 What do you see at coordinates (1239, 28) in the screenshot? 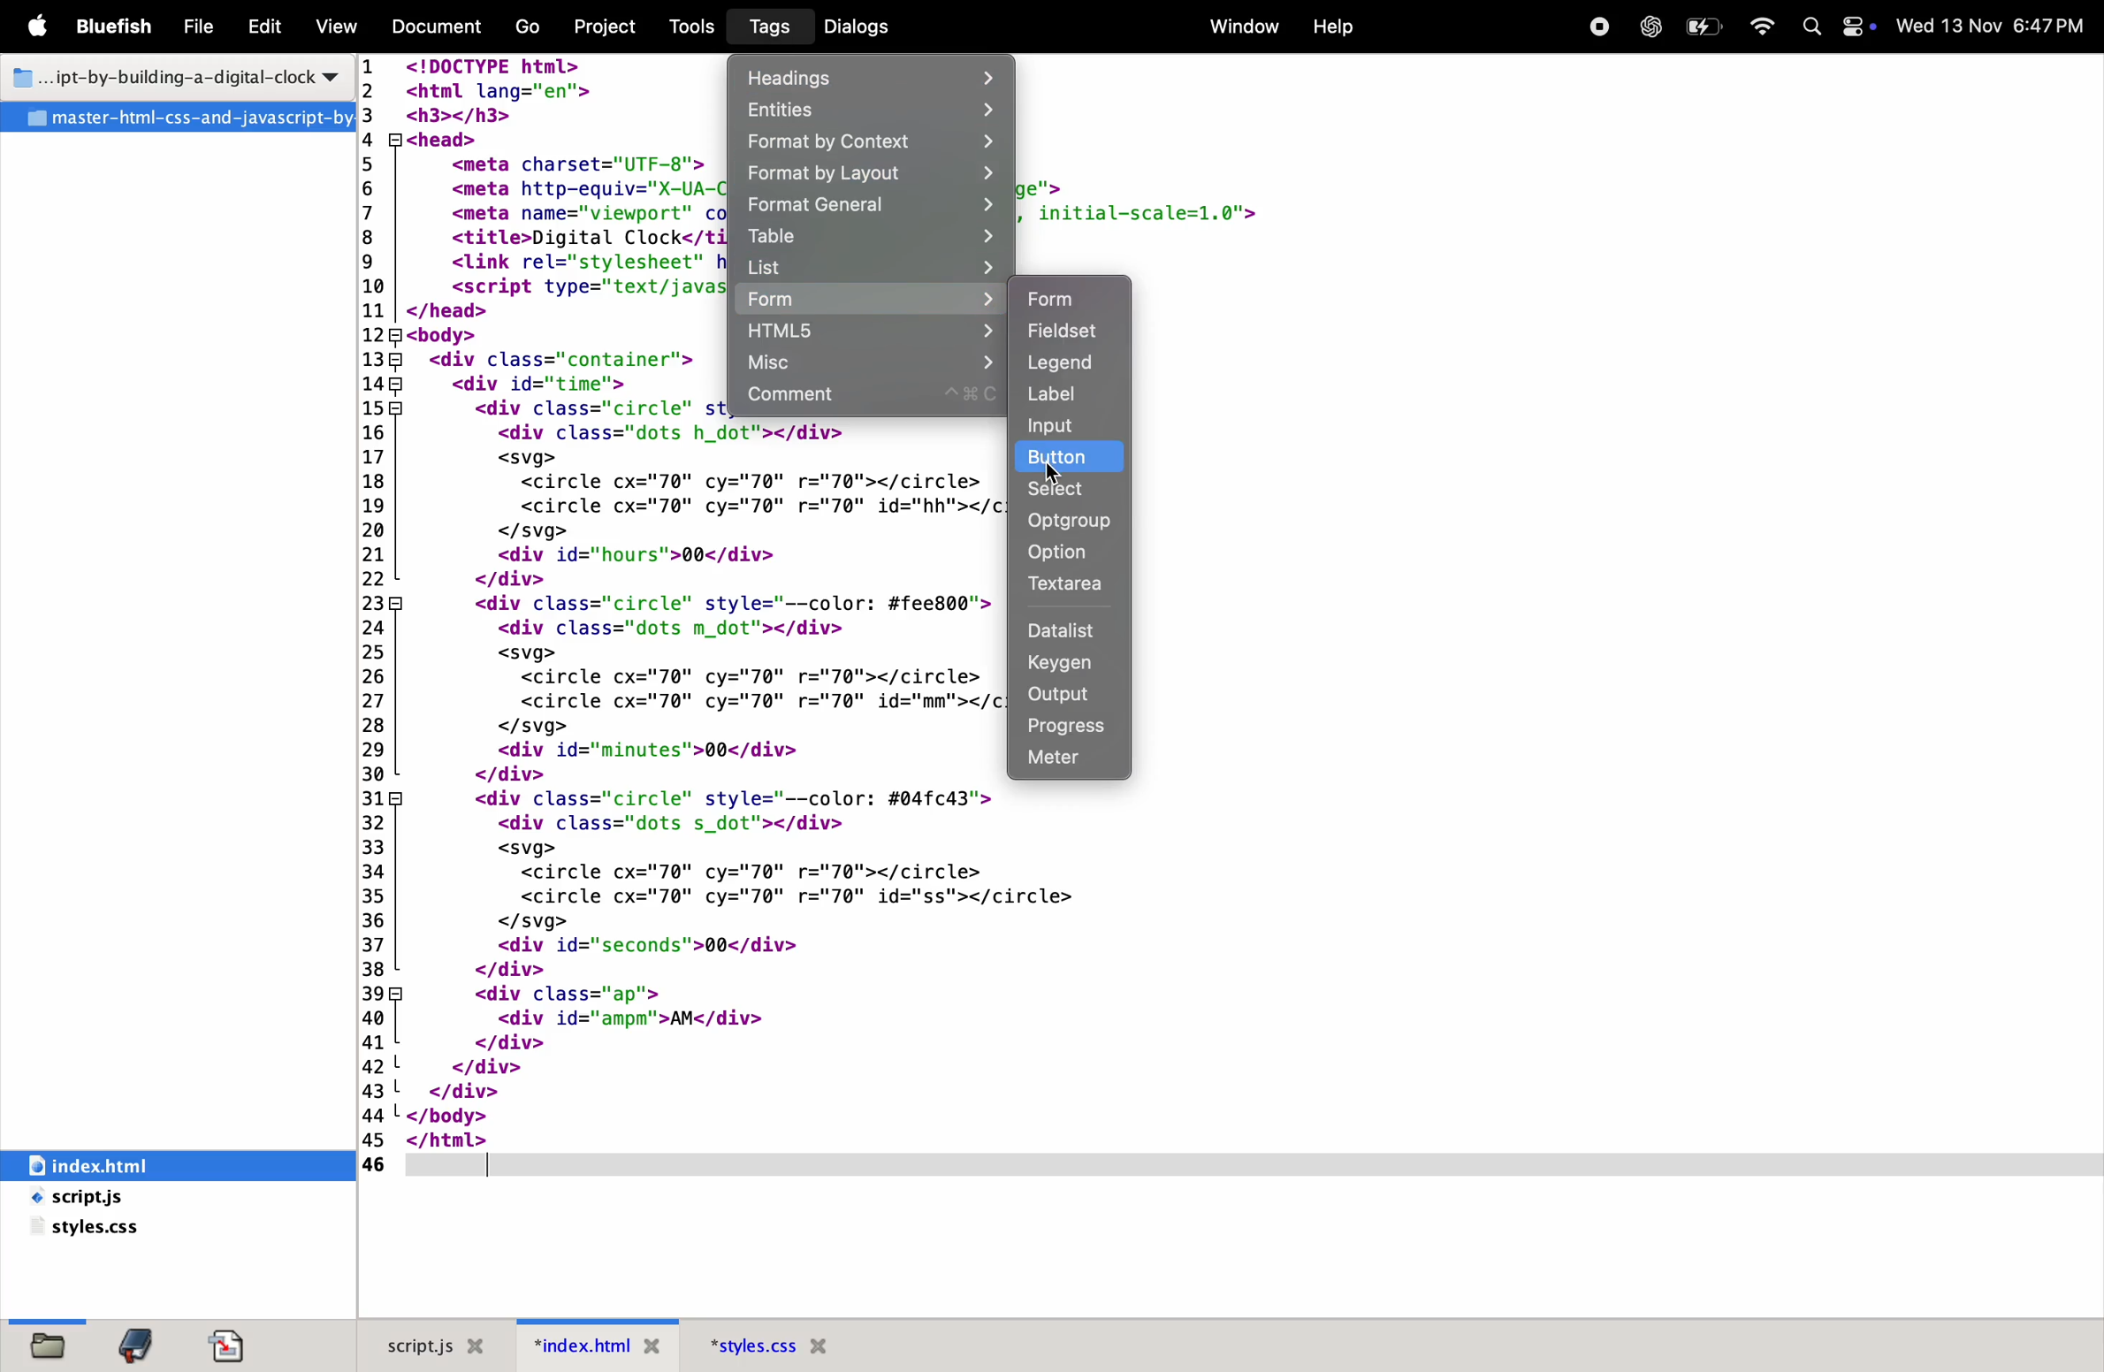
I see `window` at bounding box center [1239, 28].